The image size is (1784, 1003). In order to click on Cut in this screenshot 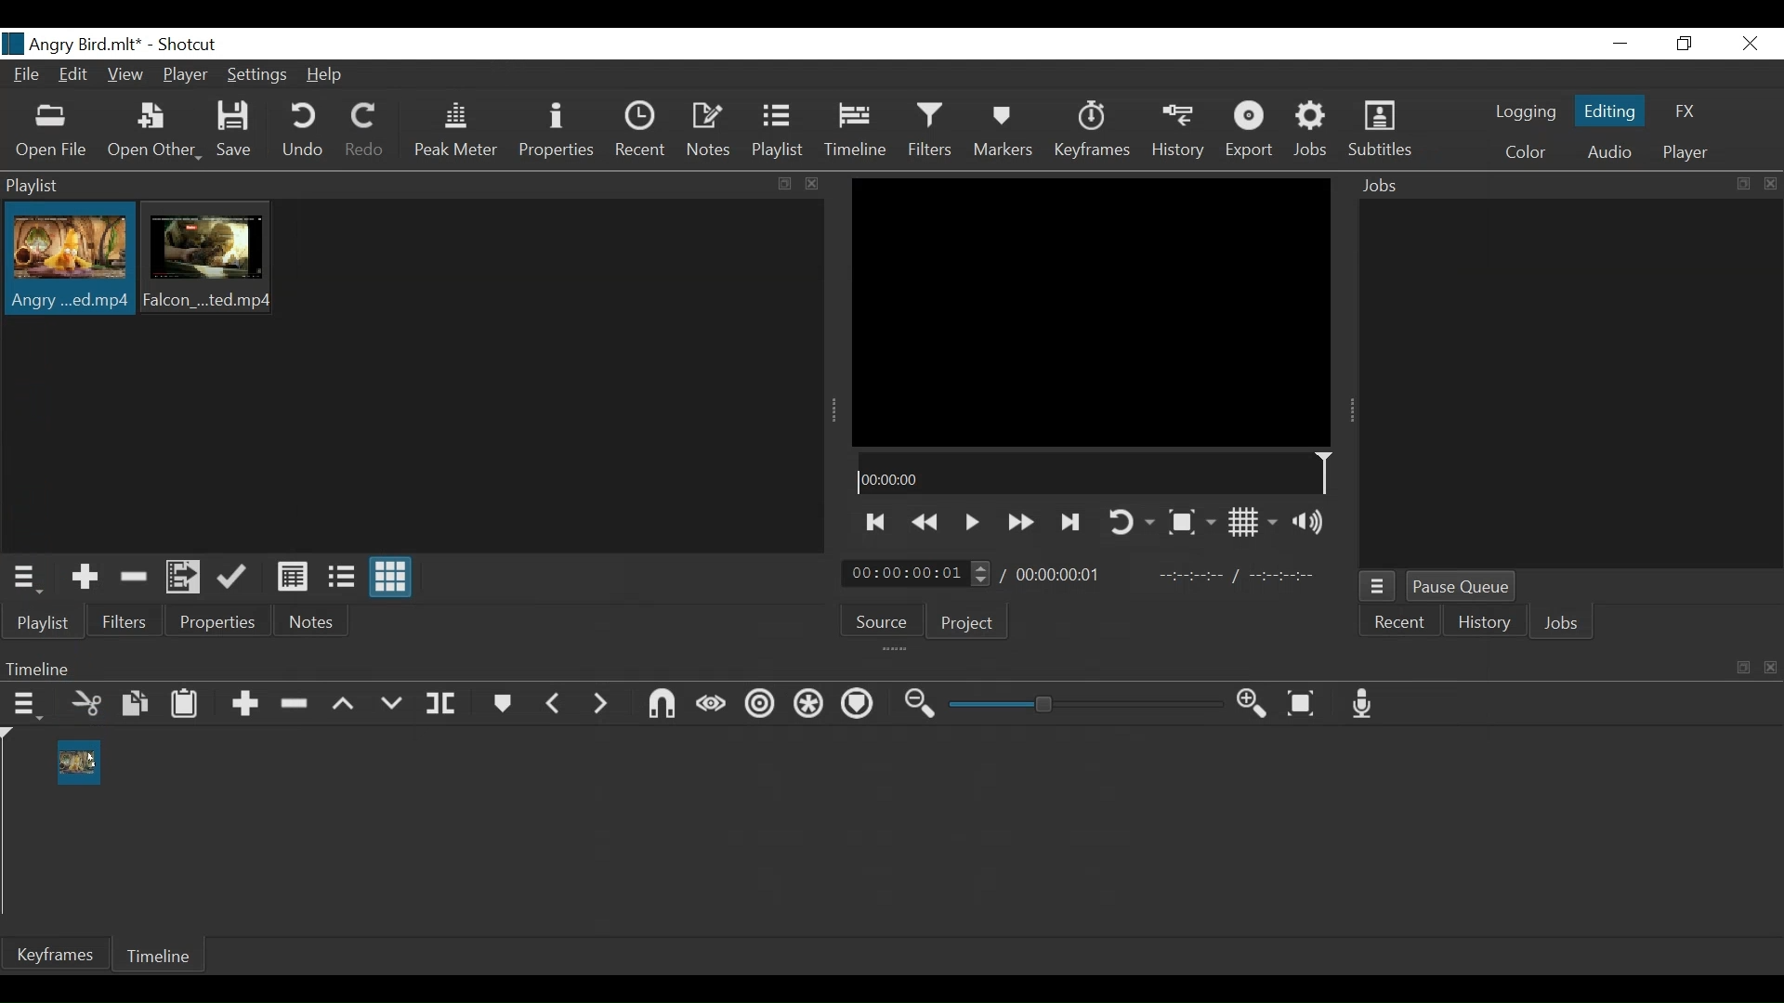, I will do `click(86, 703)`.